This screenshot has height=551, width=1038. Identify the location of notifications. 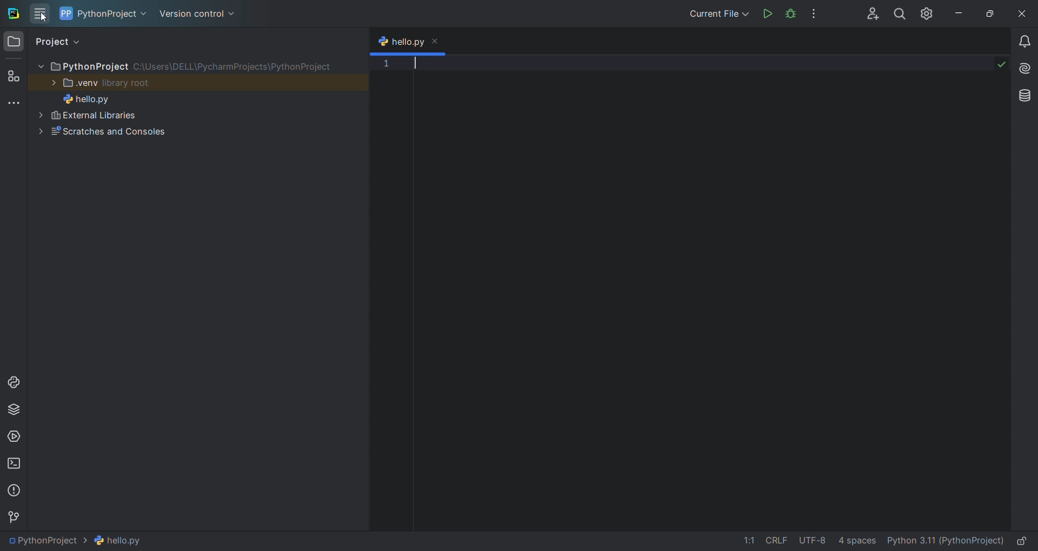
(1024, 43).